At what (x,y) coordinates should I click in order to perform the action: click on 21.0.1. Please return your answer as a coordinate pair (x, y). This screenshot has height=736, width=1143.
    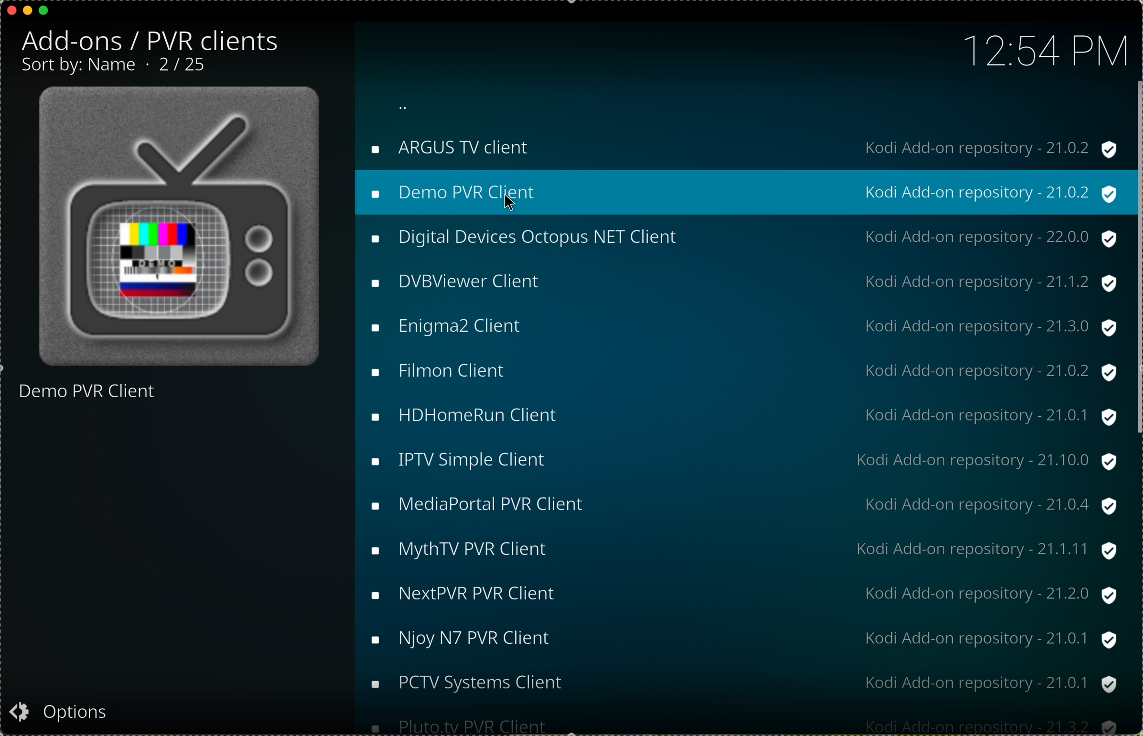
    Looking at the image, I should click on (1067, 415).